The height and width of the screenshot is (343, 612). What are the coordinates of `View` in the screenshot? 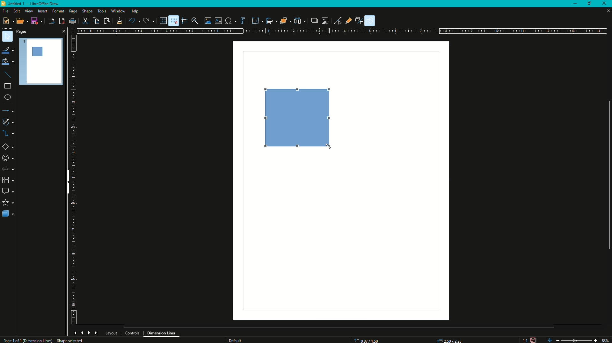 It's located at (28, 11).